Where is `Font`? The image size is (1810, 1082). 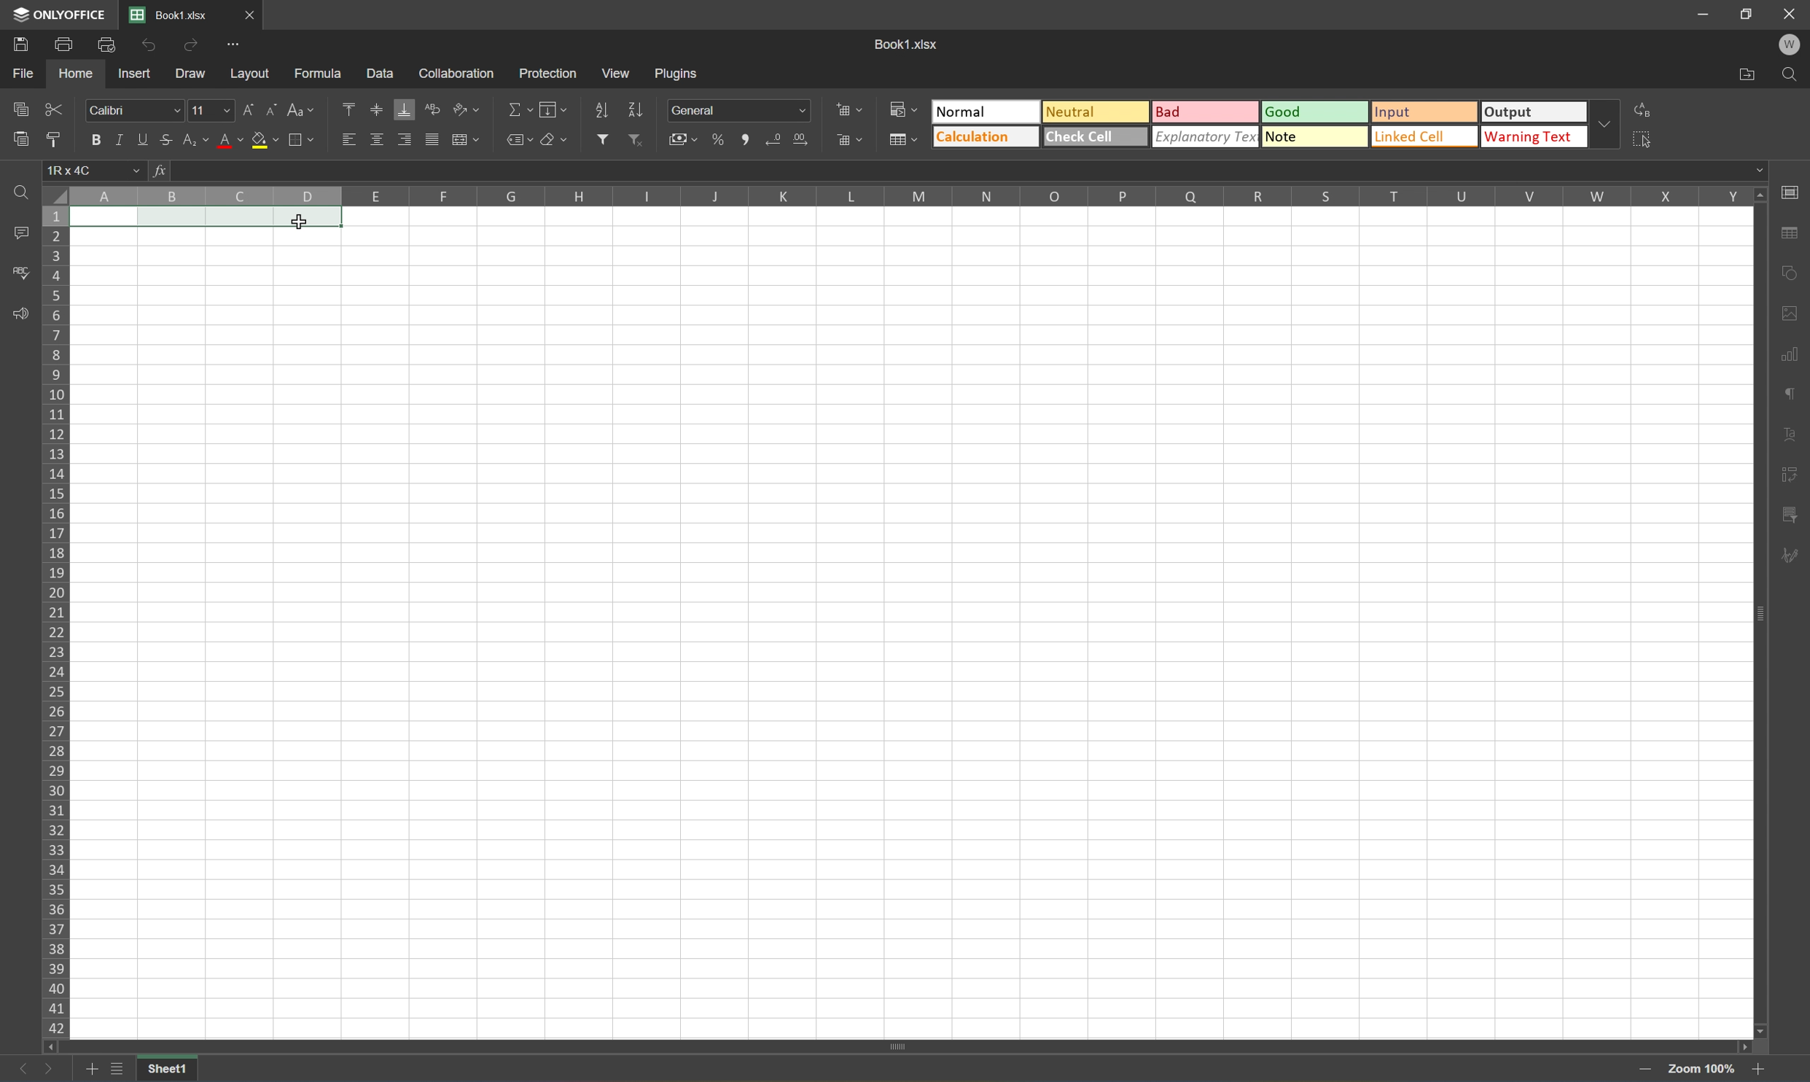
Font is located at coordinates (134, 110).